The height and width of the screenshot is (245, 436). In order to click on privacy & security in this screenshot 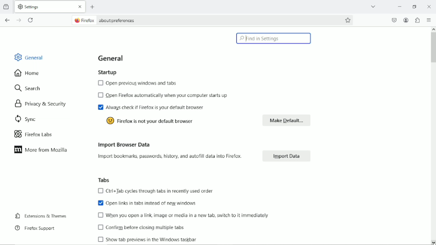, I will do `click(40, 105)`.